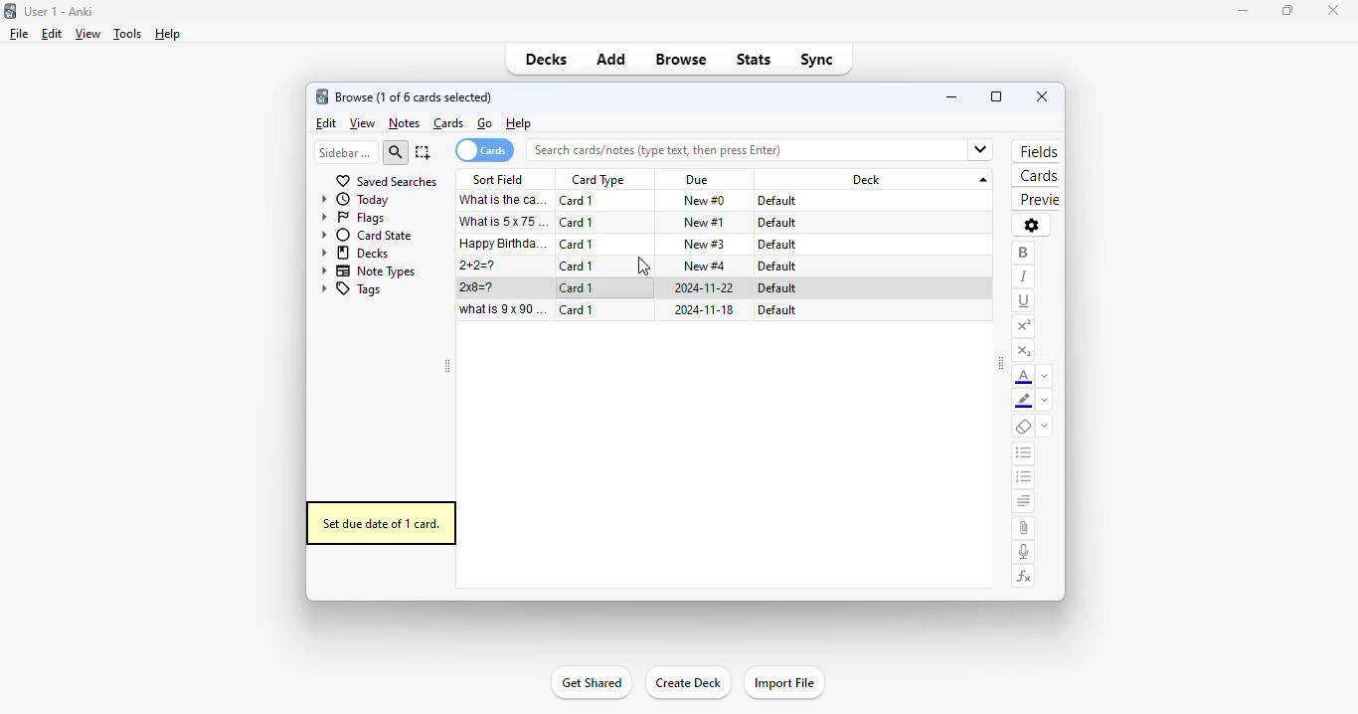 This screenshot has width=1358, height=714. Describe the element at coordinates (19, 34) in the screenshot. I see `file` at that location.